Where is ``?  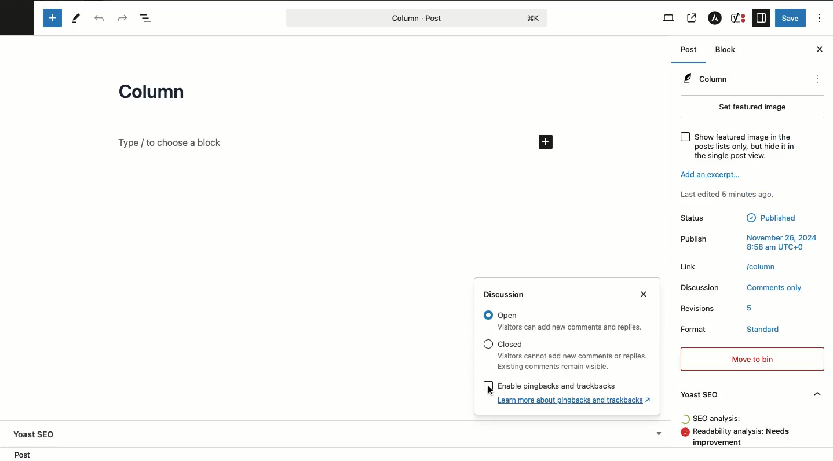  is located at coordinates (558, 386).